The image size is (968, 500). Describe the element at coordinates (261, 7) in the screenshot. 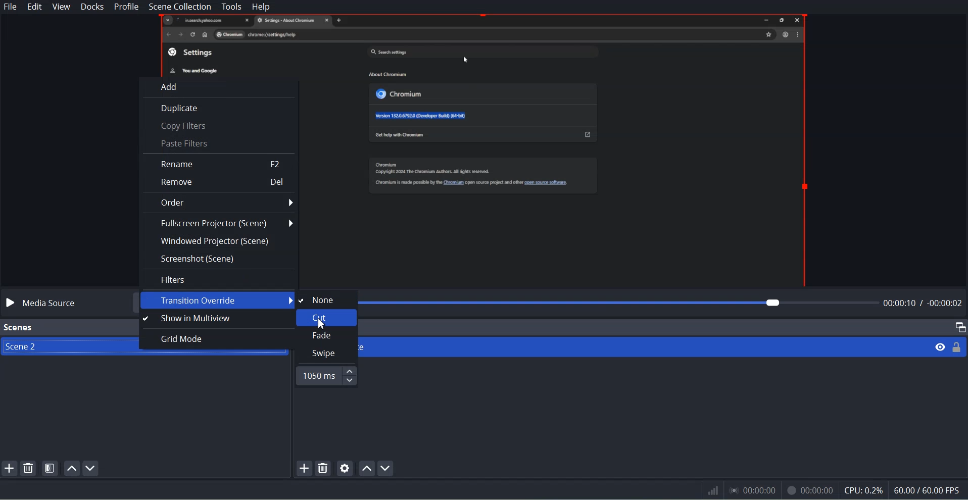

I see `Help` at that location.